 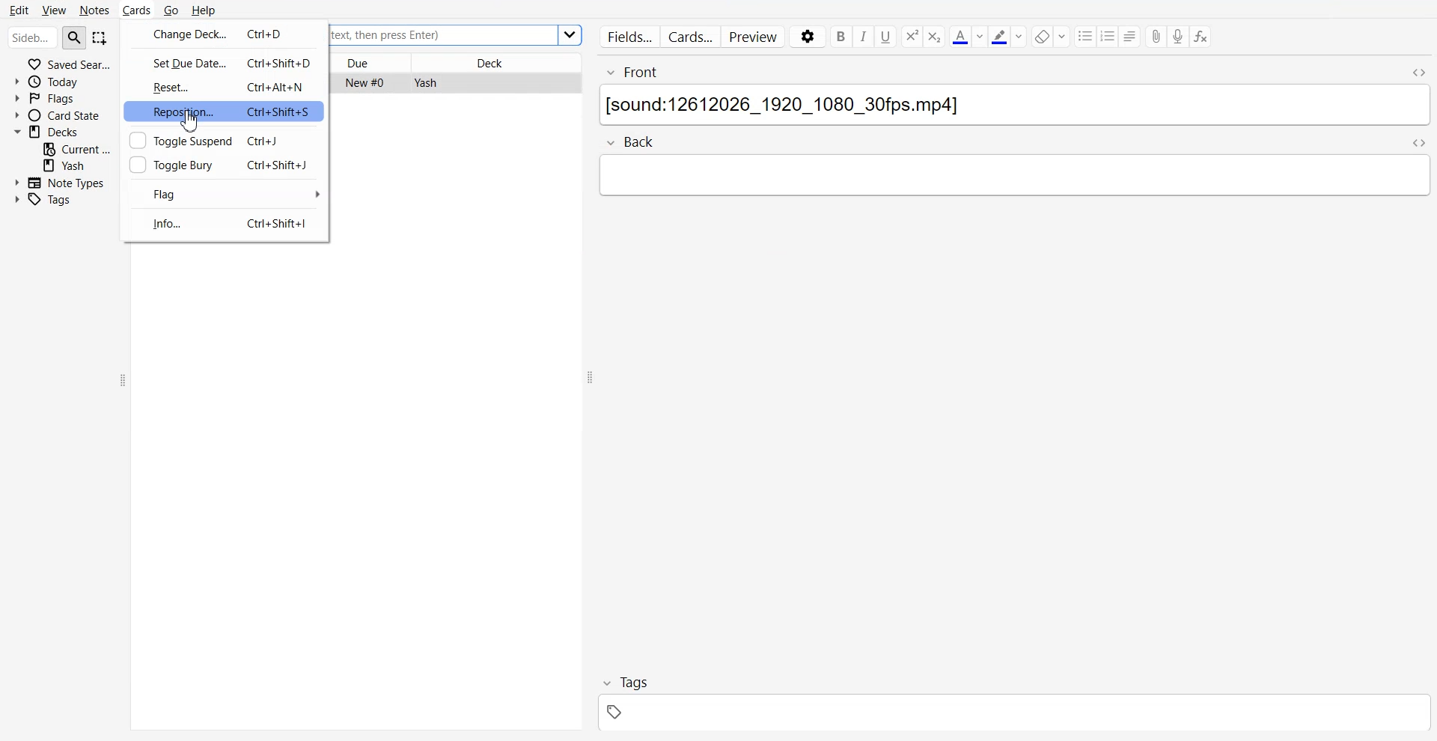 I want to click on Toggle HTML Editor, so click(x=1414, y=71).